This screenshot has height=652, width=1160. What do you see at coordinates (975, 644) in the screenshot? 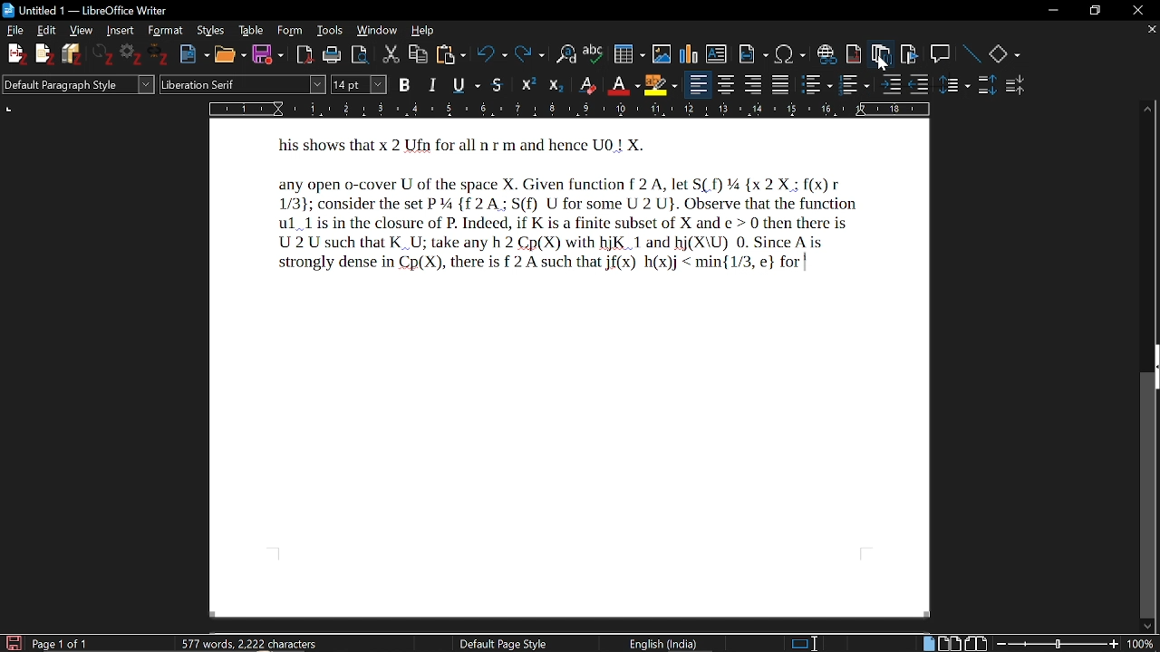
I see `Book view` at bounding box center [975, 644].